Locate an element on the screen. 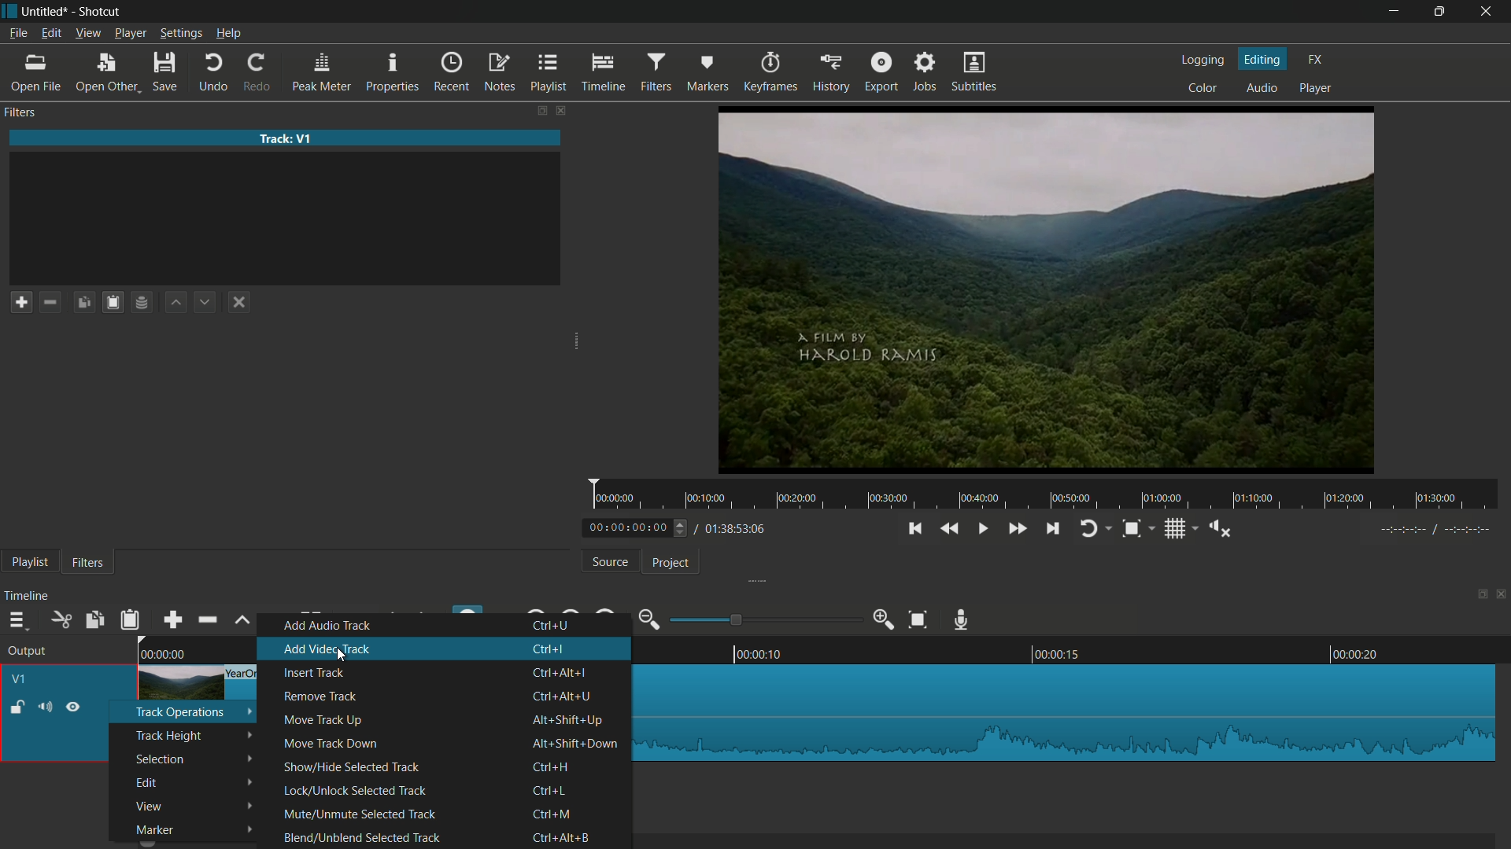  key shortcut is located at coordinates (551, 766).